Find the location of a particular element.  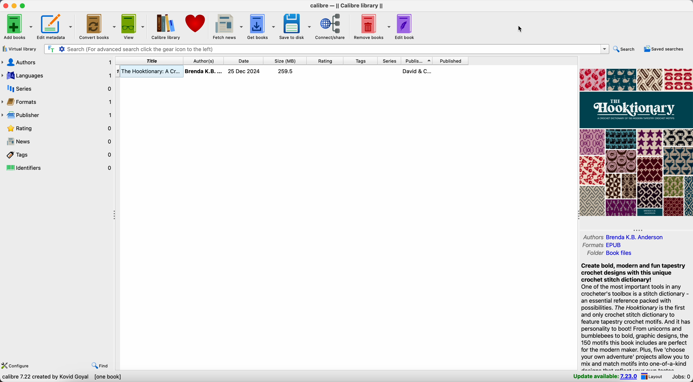

synopsis is located at coordinates (635, 316).